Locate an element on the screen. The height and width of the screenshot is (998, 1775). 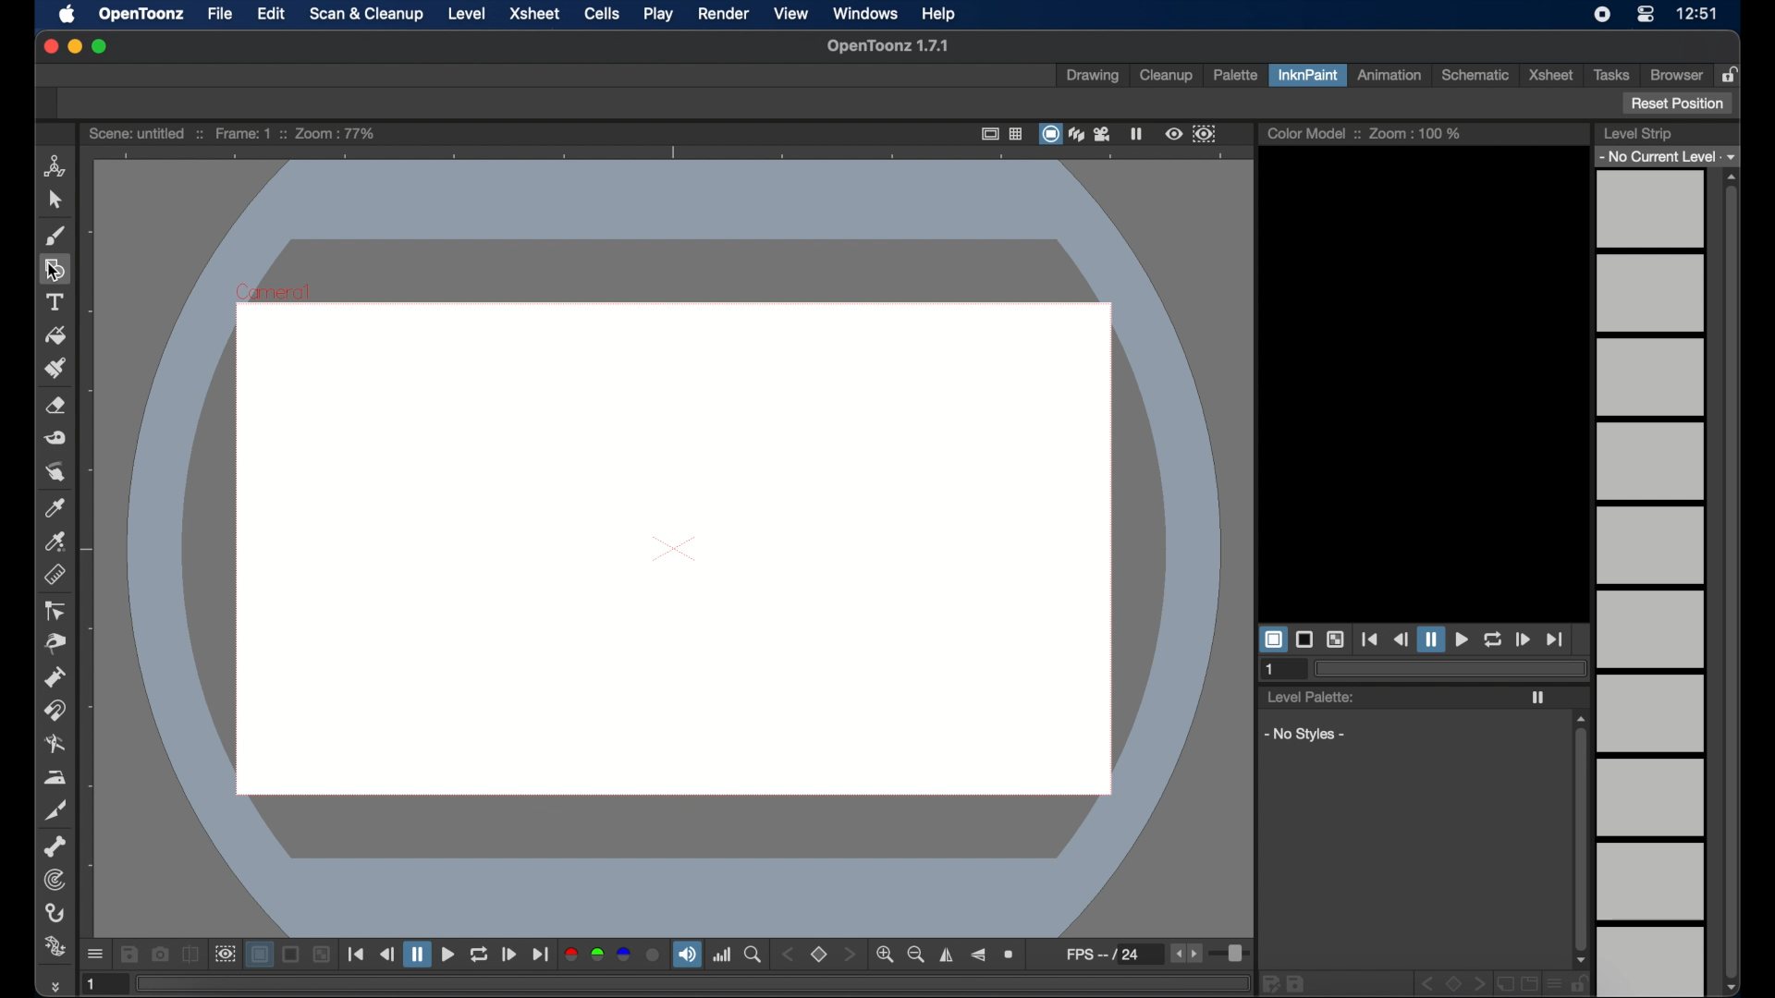
no styles is located at coordinates (1302, 735).